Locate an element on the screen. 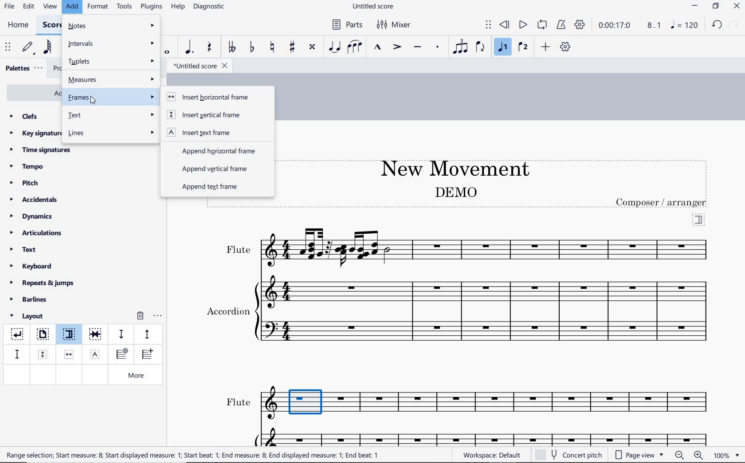  t is located at coordinates (111, 61).